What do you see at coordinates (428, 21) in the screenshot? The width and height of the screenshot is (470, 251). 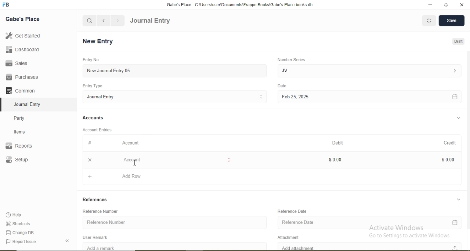 I see `MINIMIZE WINDOW` at bounding box center [428, 21].